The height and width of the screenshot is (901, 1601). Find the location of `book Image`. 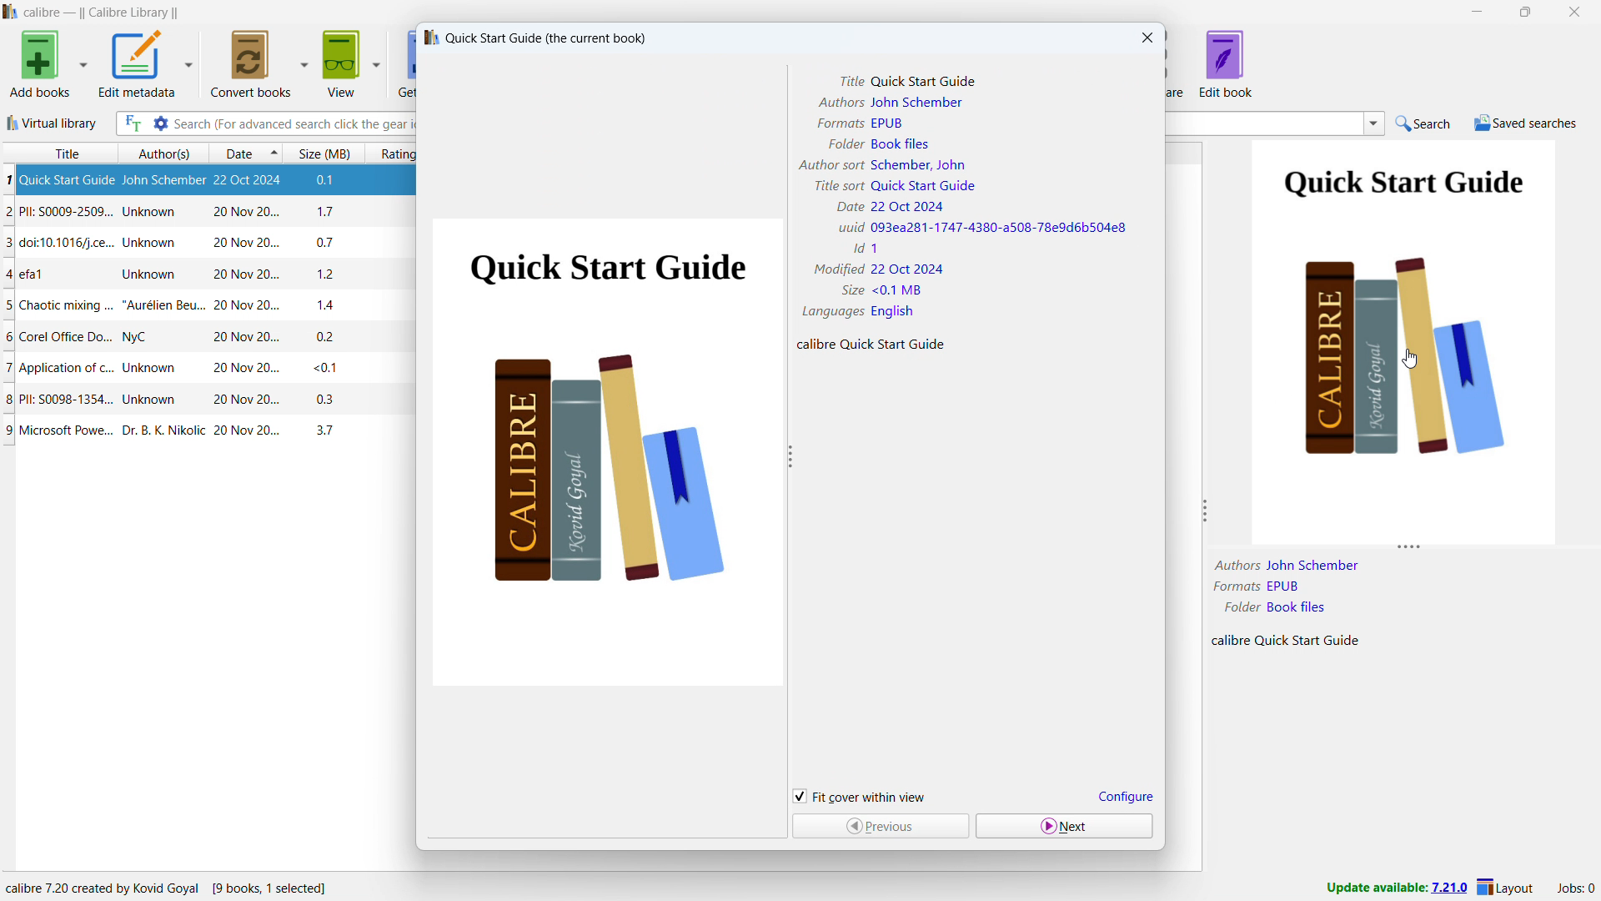

book Image is located at coordinates (605, 453).